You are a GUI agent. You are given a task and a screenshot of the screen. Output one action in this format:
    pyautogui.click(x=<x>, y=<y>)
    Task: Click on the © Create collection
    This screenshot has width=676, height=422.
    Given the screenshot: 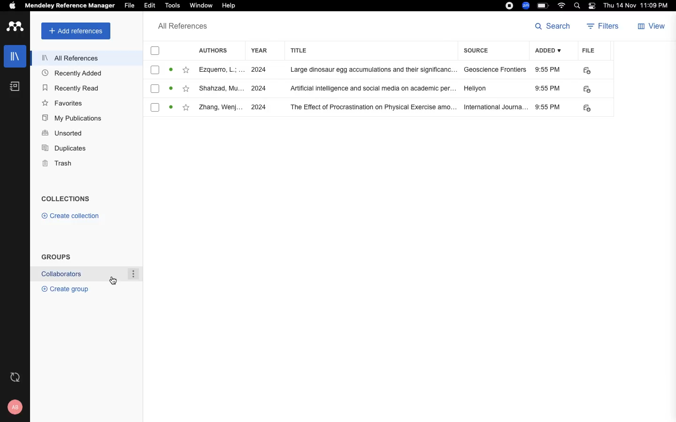 What is the action you would take?
    pyautogui.click(x=71, y=218)
    